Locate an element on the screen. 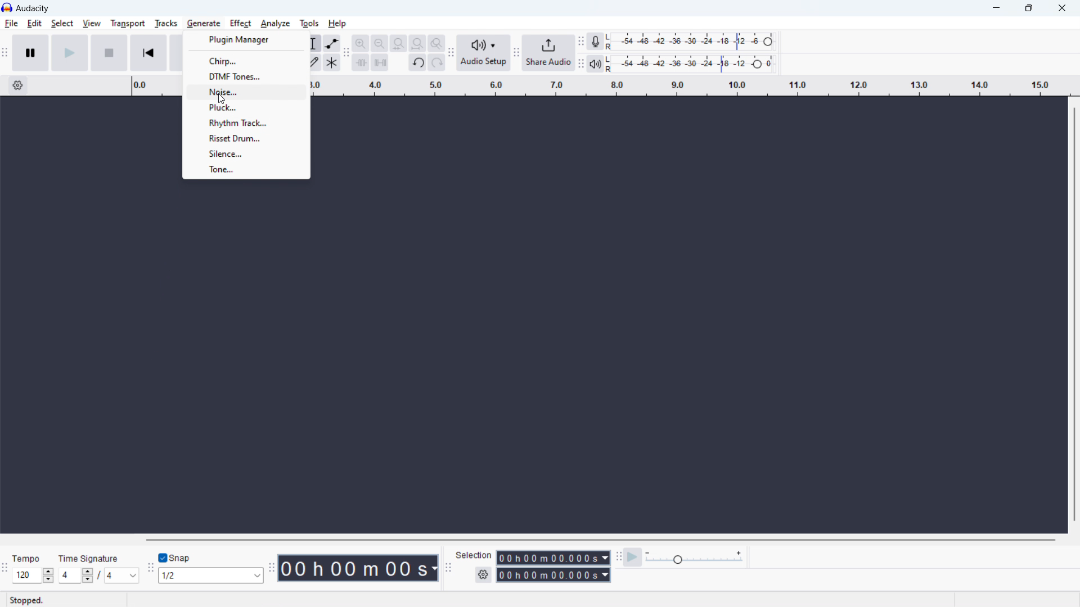 The width and height of the screenshot is (1080, 607).  is located at coordinates (594, 40).